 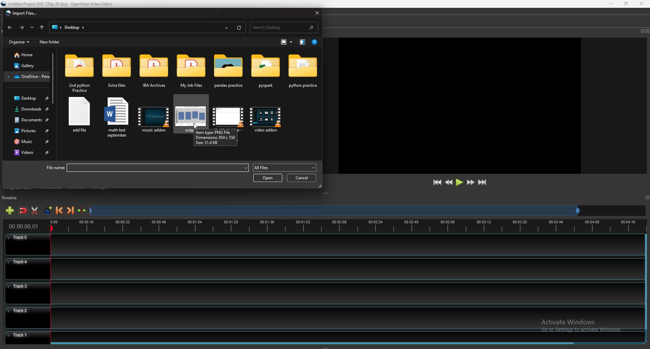 What do you see at coordinates (266, 122) in the screenshot?
I see `file` at bounding box center [266, 122].